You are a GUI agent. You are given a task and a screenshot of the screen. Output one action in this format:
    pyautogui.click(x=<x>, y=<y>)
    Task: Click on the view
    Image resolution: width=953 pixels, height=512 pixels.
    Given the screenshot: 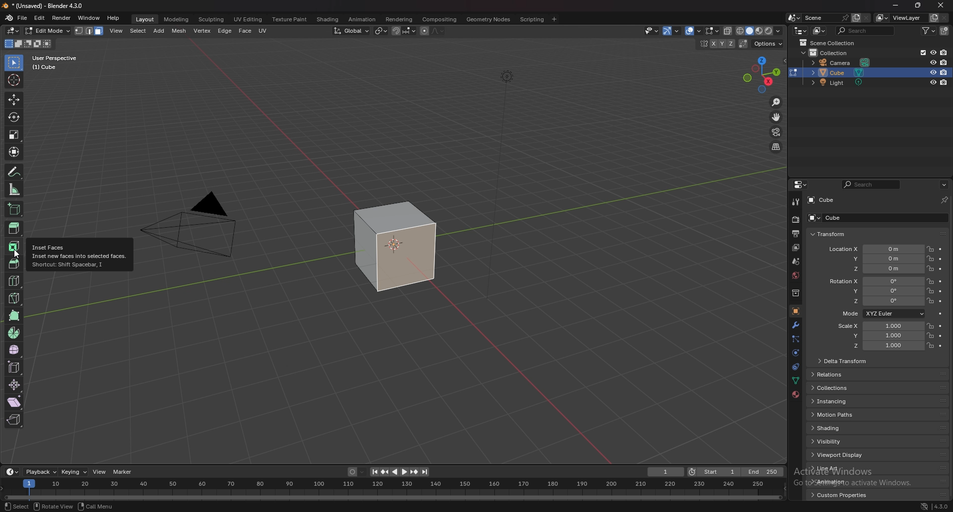 What is the action you would take?
    pyautogui.click(x=117, y=31)
    